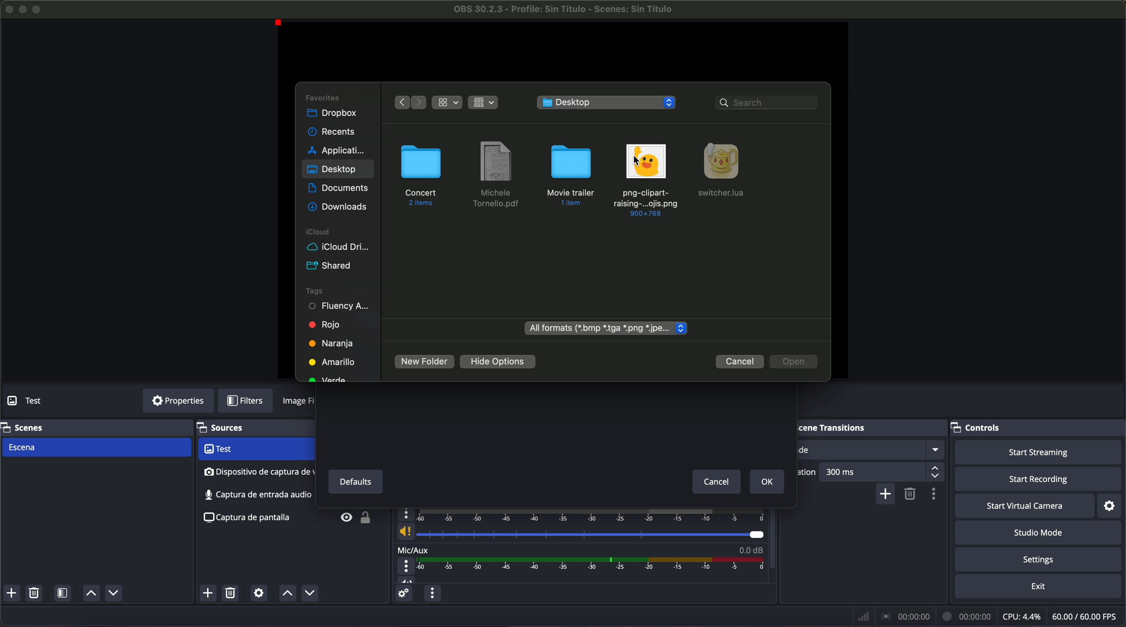 The width and height of the screenshot is (1126, 627). Describe the element at coordinates (256, 495) in the screenshot. I see `screenshot` at that location.